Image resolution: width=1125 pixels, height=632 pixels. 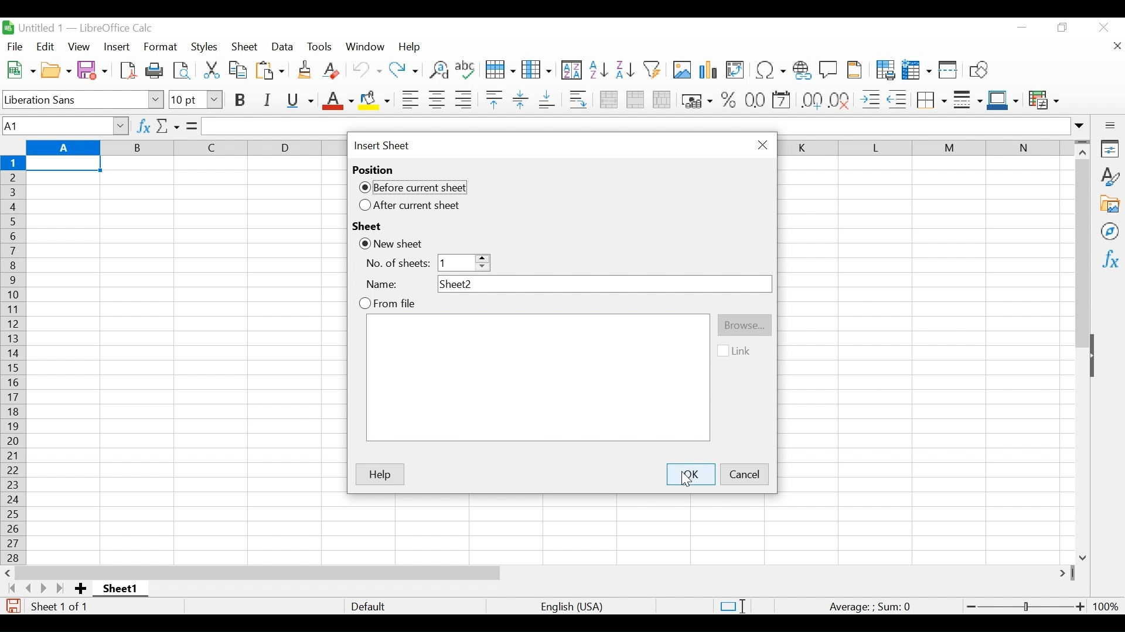 What do you see at coordinates (465, 70) in the screenshot?
I see `Spelling` at bounding box center [465, 70].